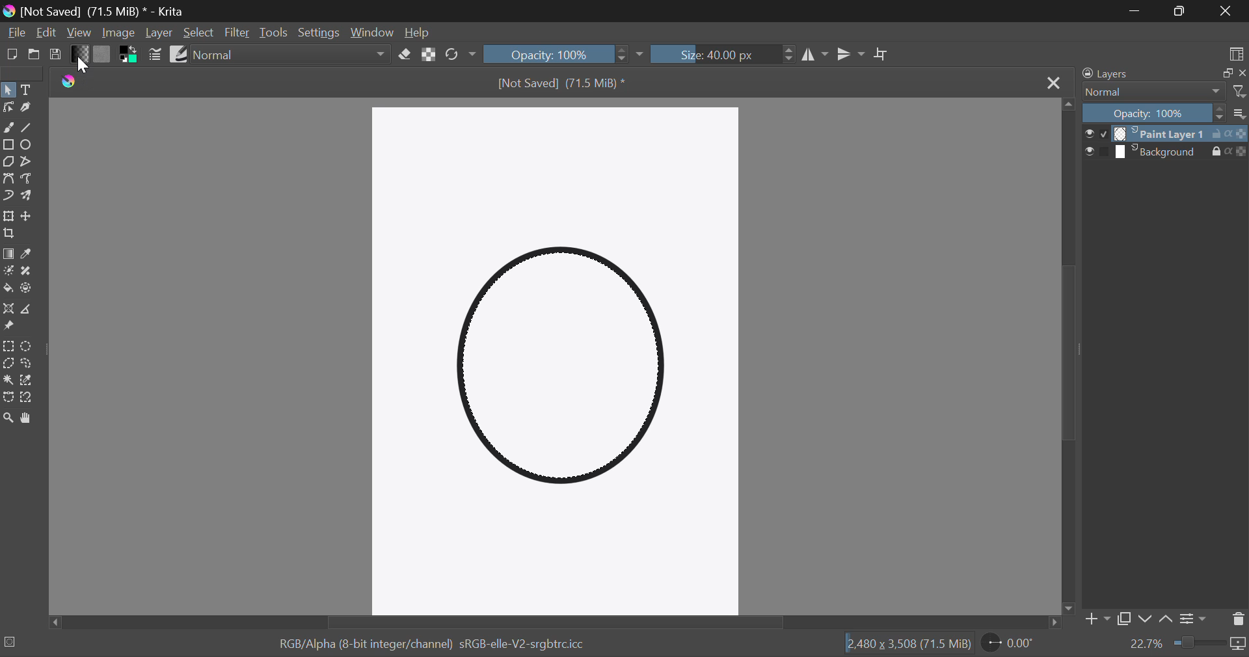 The height and width of the screenshot is (657, 1249). I want to click on Freehand, so click(8, 128).